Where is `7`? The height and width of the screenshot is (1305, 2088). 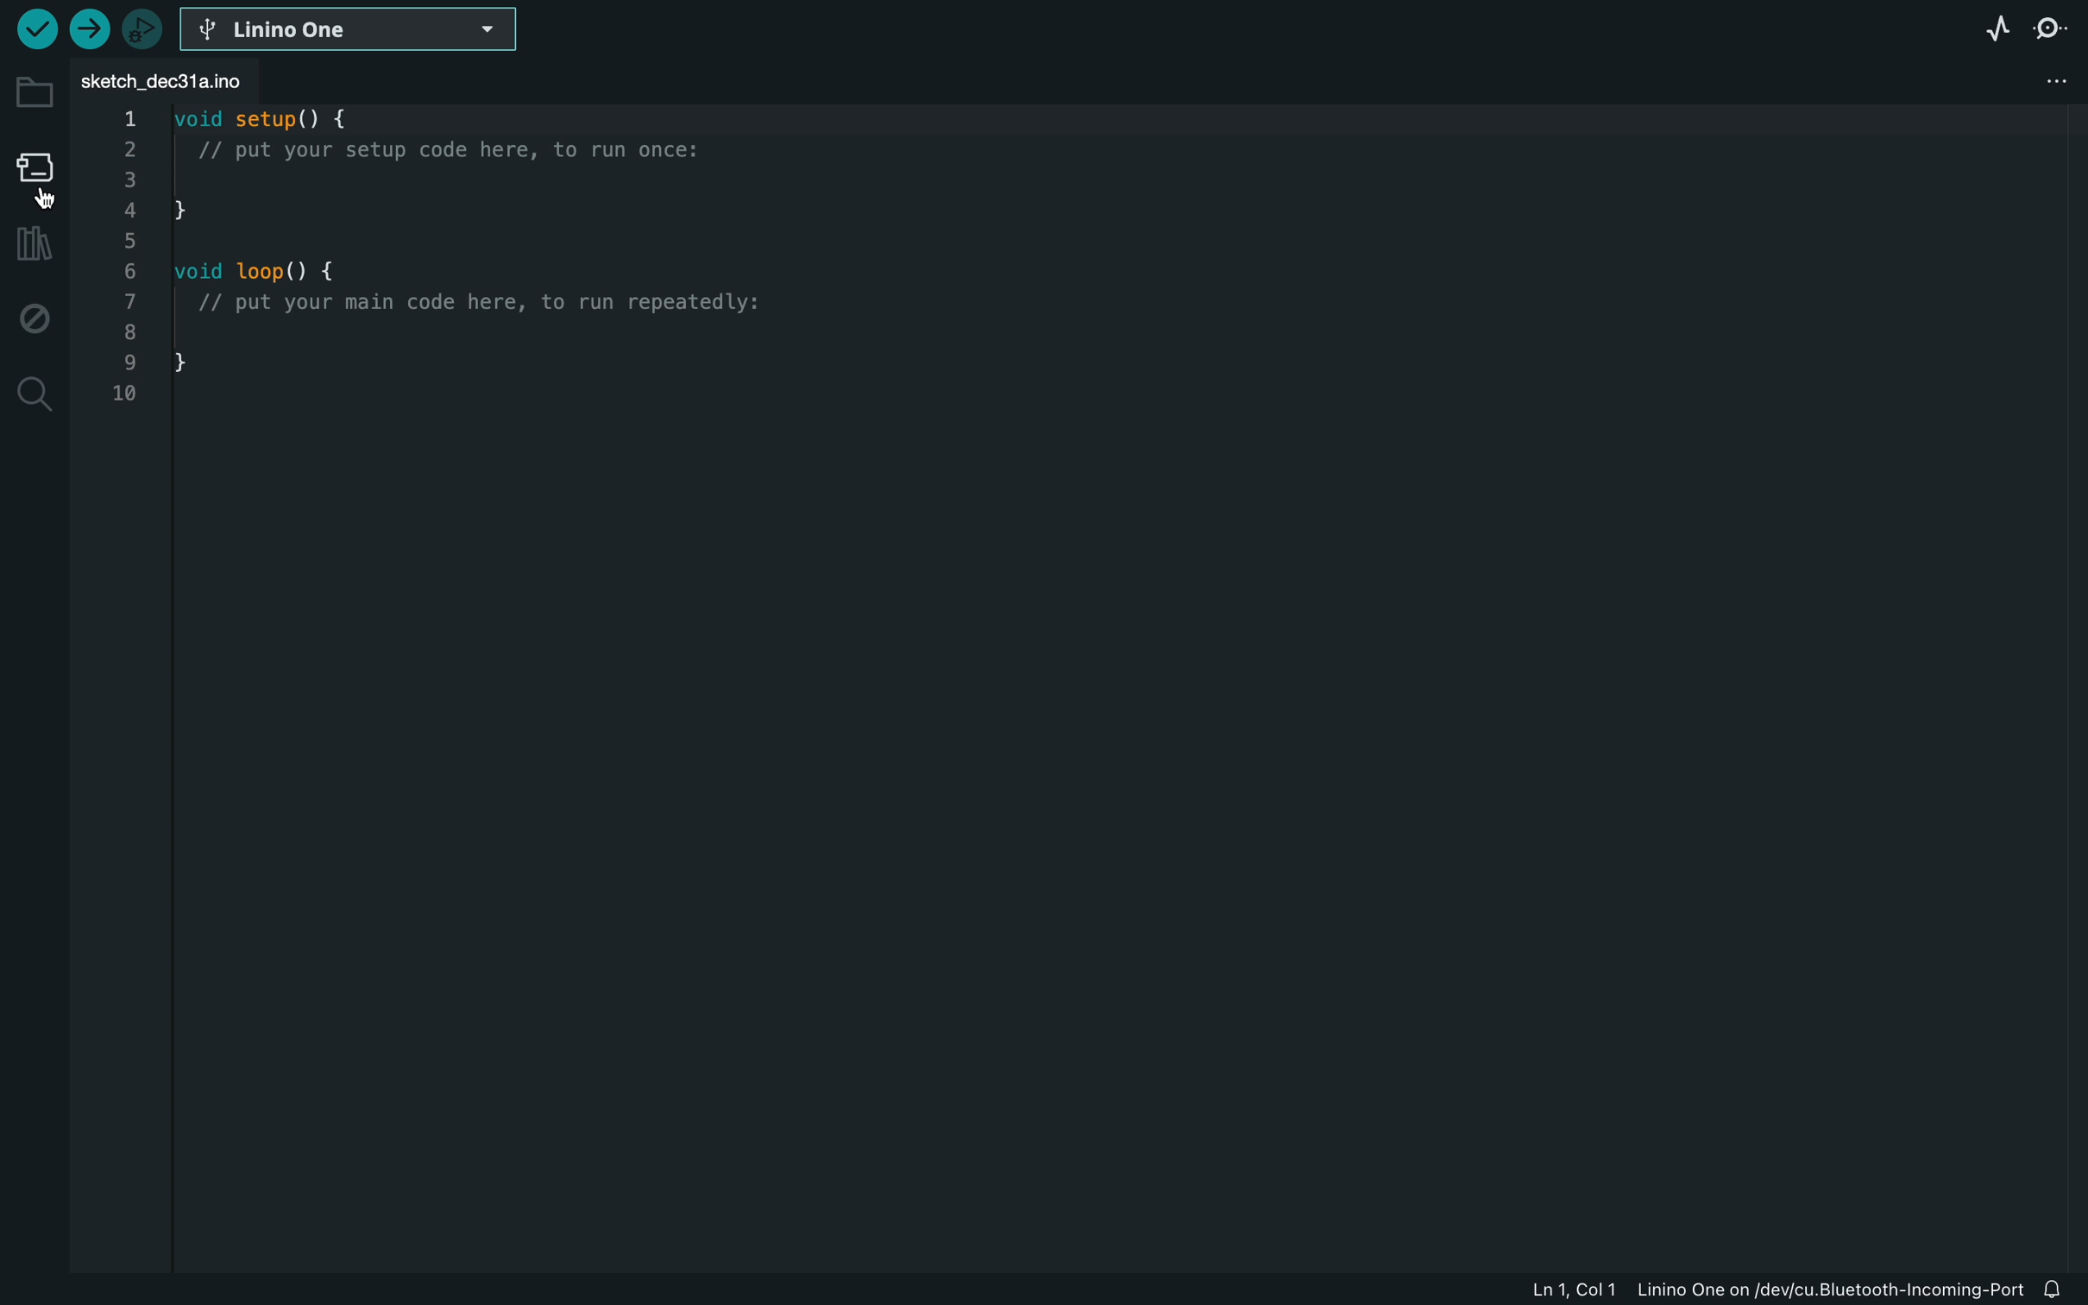 7 is located at coordinates (128, 300).